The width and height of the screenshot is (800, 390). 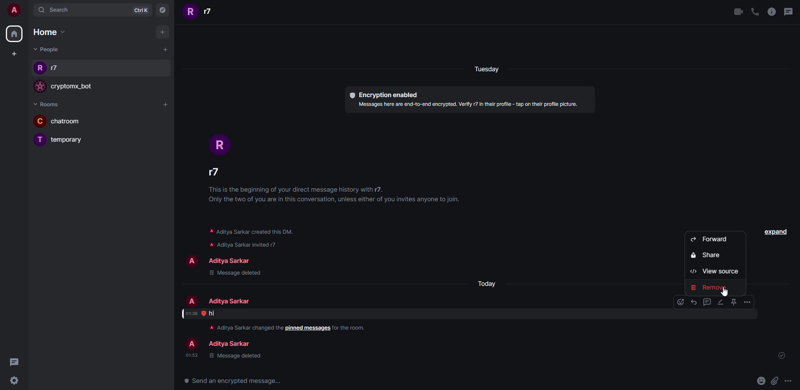 What do you see at coordinates (136, 10) in the screenshot?
I see `ctrlK` at bounding box center [136, 10].